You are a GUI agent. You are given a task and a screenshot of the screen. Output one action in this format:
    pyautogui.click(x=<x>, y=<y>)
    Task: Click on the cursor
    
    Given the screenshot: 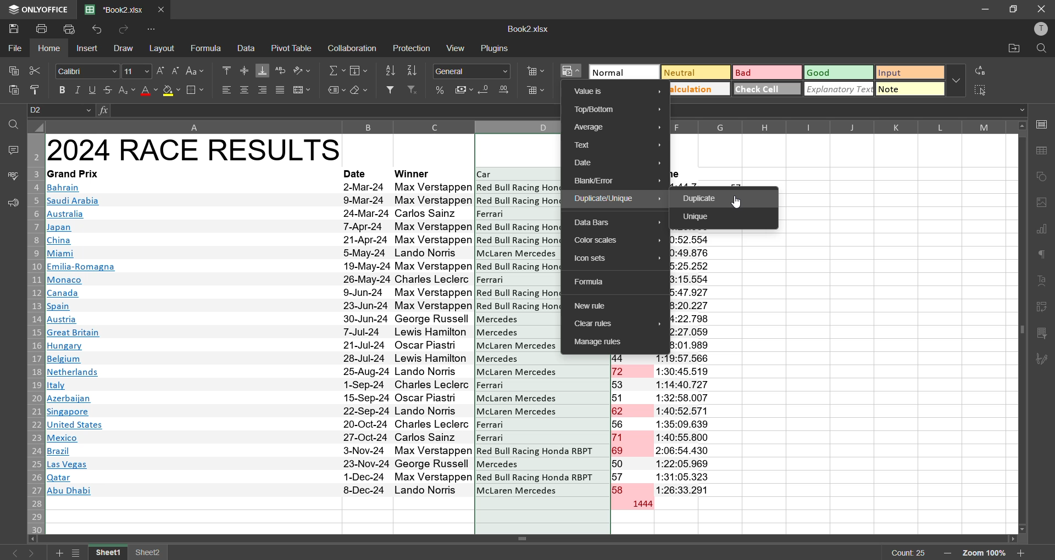 What is the action you would take?
    pyautogui.click(x=741, y=204)
    